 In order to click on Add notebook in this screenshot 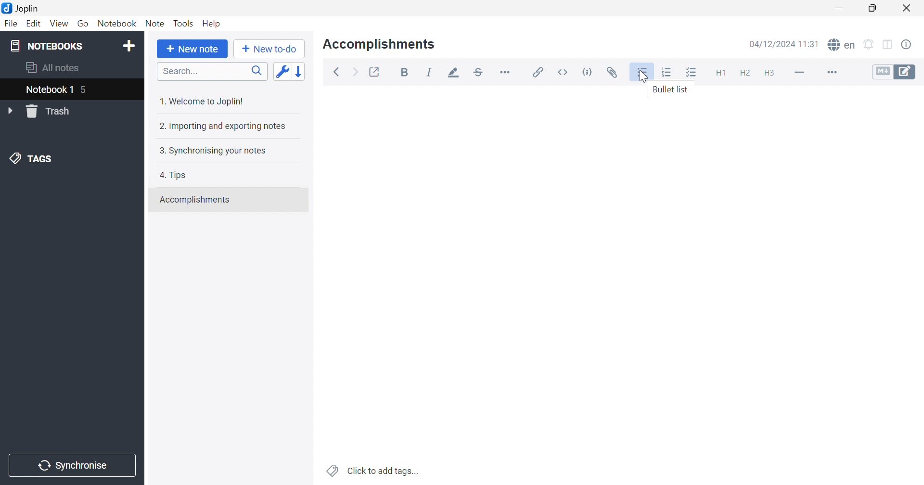, I will do `click(128, 46)`.